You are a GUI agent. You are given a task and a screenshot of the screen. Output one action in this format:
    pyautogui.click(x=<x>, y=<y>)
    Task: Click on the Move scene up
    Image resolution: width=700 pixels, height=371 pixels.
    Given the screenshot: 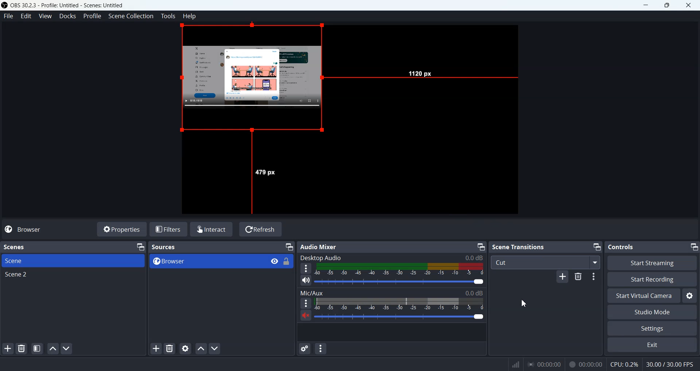 What is the action you would take?
    pyautogui.click(x=53, y=349)
    